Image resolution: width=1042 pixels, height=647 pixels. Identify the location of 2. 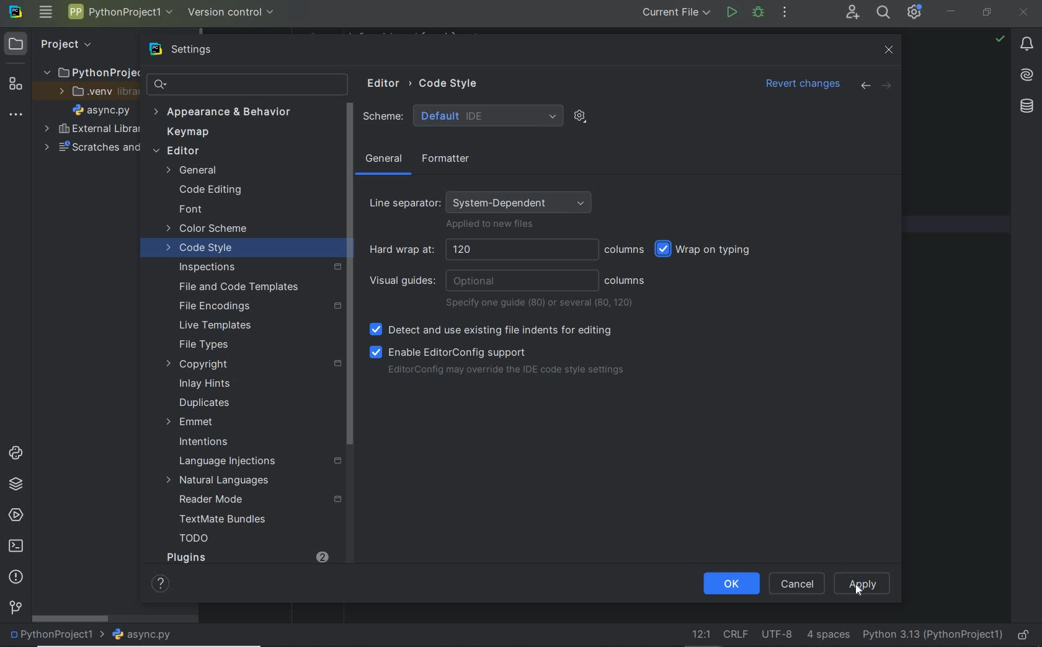
(319, 558).